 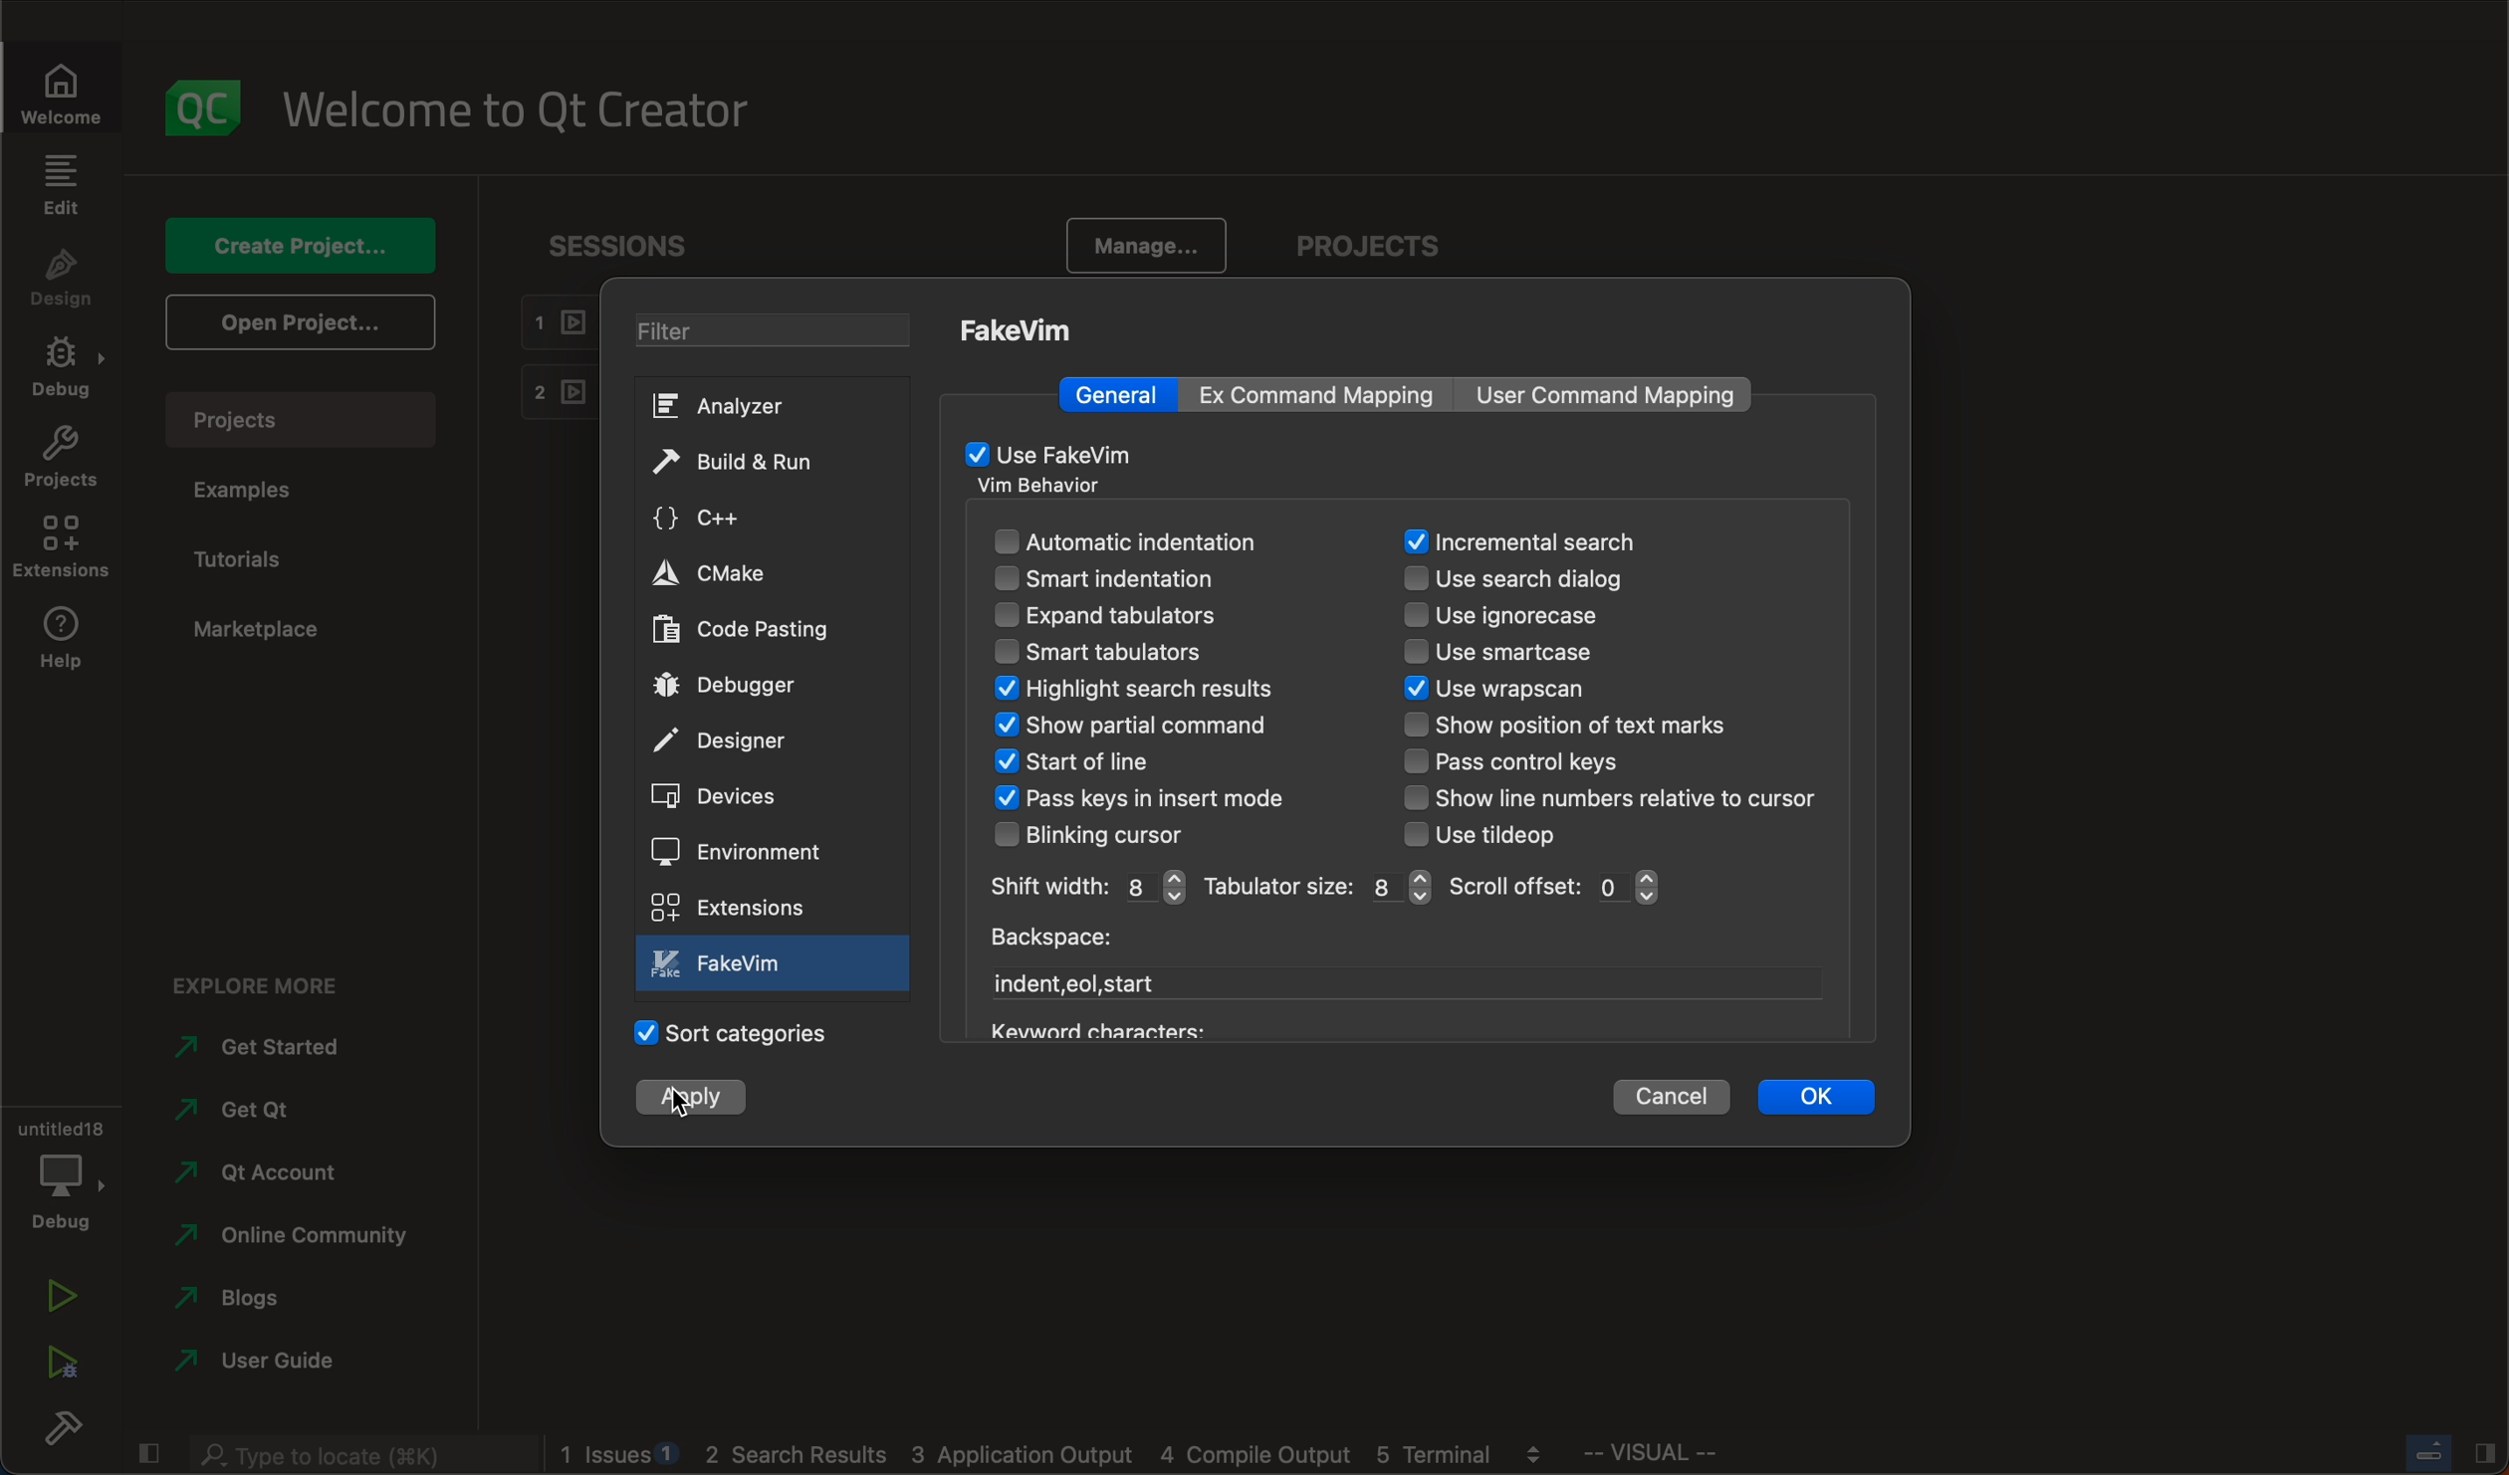 What do you see at coordinates (777, 963) in the screenshot?
I see `fake vim` at bounding box center [777, 963].